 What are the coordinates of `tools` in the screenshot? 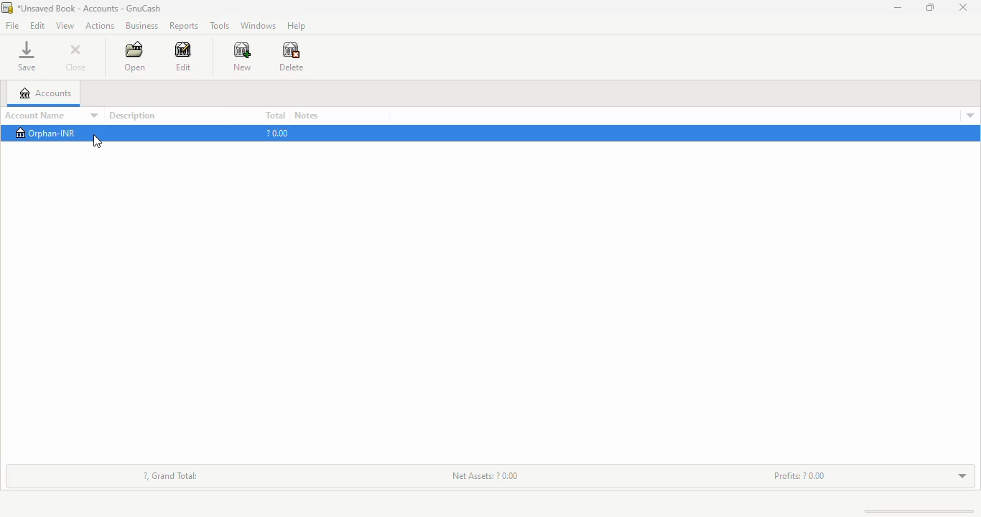 It's located at (220, 27).